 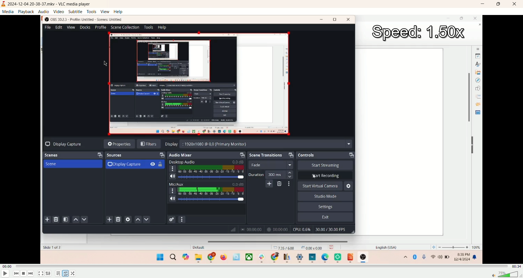 I want to click on playlist, so click(x=57, y=274).